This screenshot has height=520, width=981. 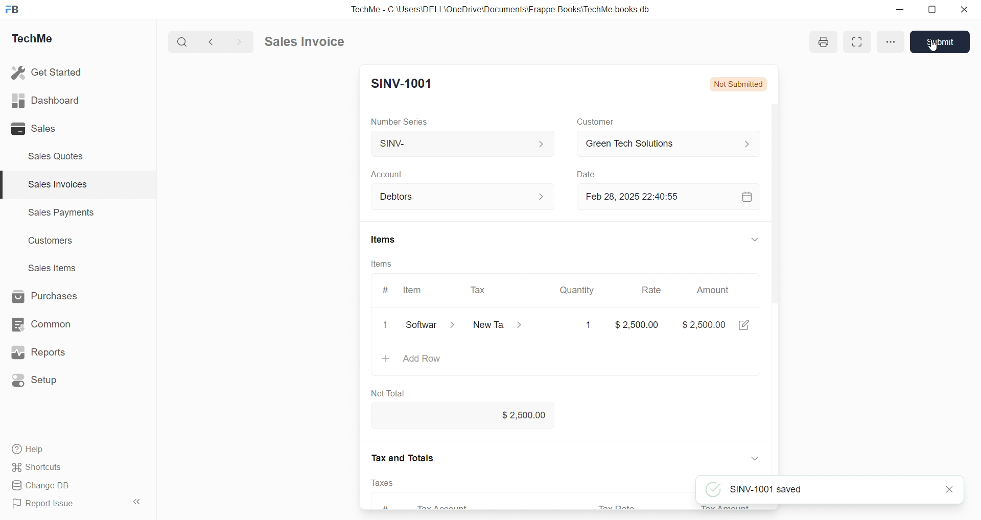 What do you see at coordinates (940, 41) in the screenshot?
I see `Submit` at bounding box center [940, 41].